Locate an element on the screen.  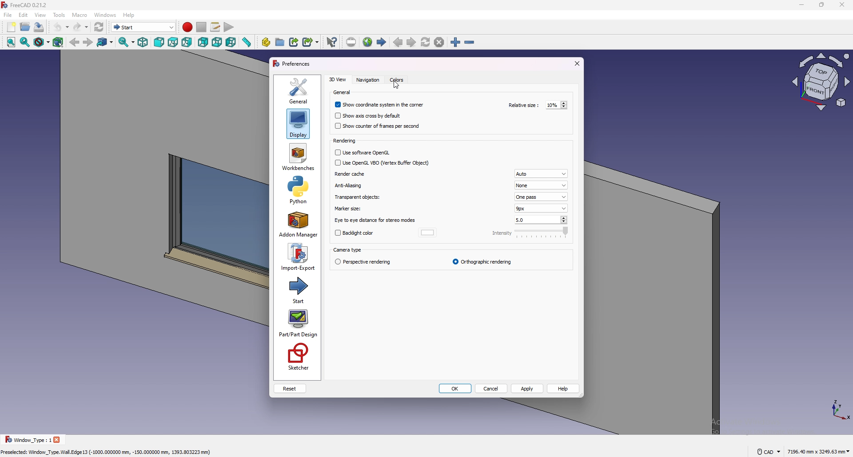
save is located at coordinates (39, 27).